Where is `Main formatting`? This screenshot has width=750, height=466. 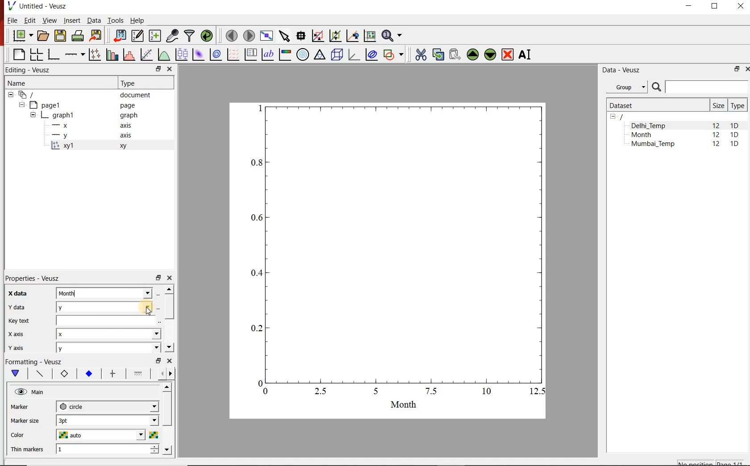
Main formatting is located at coordinates (14, 374).